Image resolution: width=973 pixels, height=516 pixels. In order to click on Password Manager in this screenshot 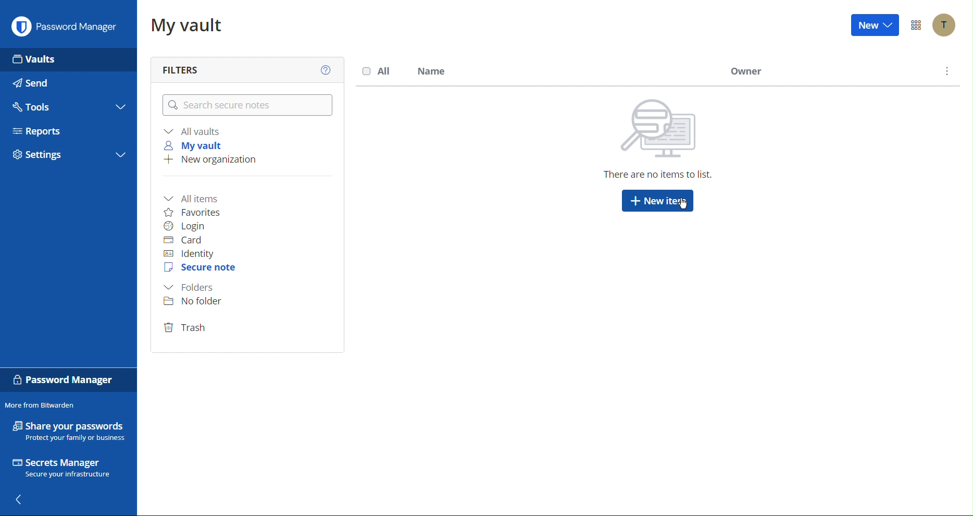, I will do `click(65, 24)`.